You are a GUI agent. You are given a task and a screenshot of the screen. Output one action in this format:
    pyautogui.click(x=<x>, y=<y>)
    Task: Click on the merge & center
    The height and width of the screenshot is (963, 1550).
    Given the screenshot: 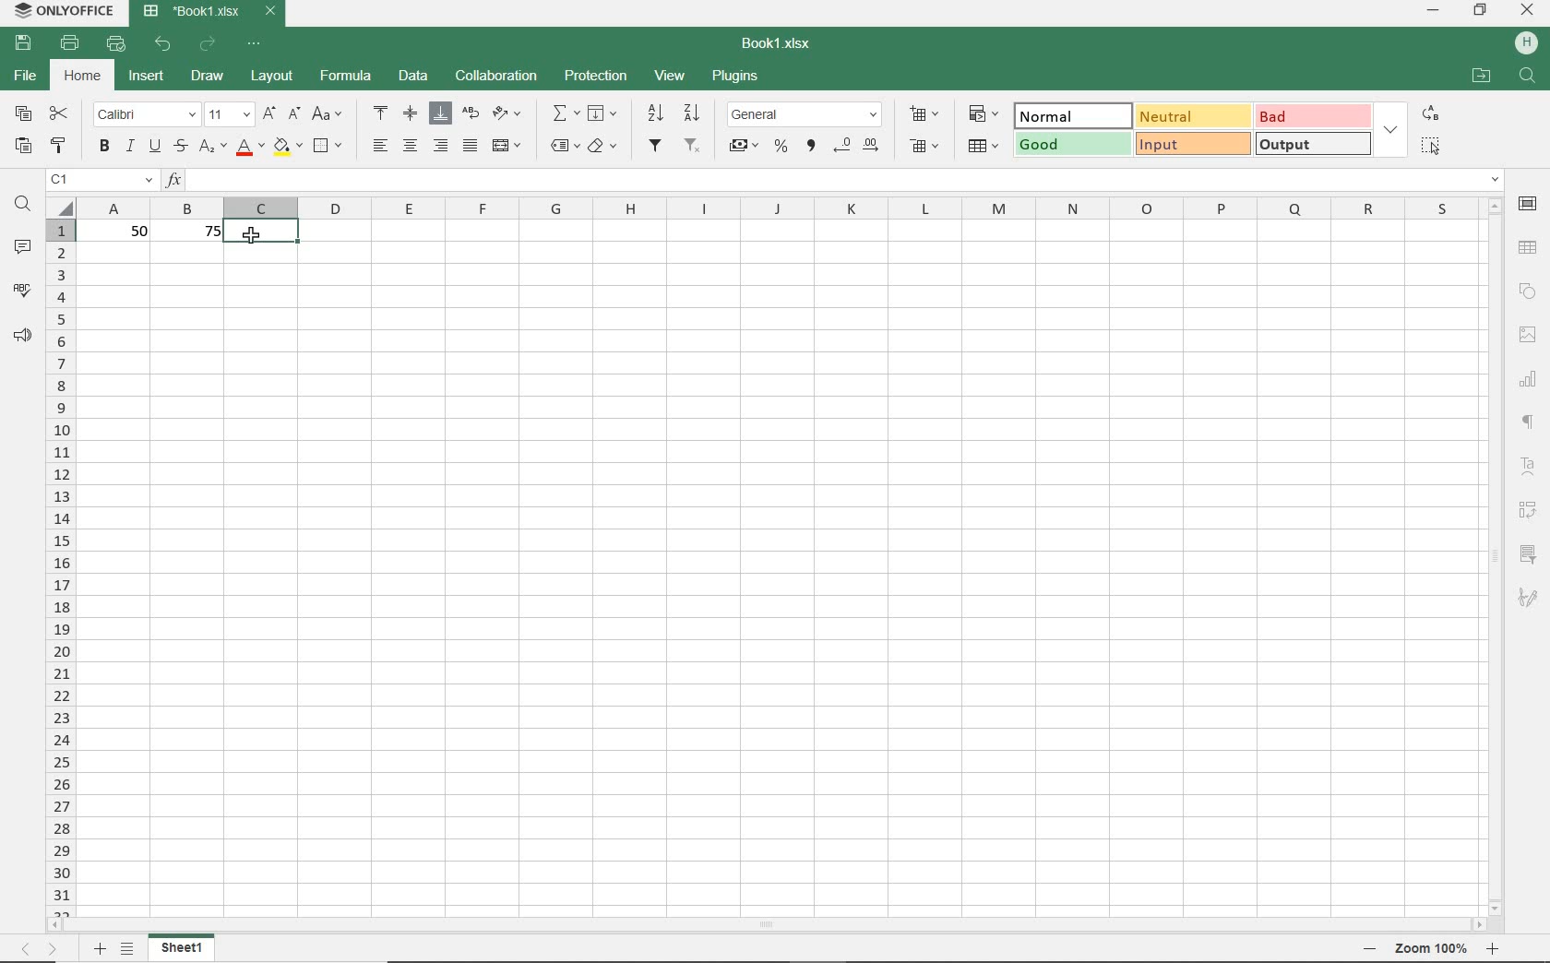 What is the action you would take?
    pyautogui.click(x=507, y=145)
    